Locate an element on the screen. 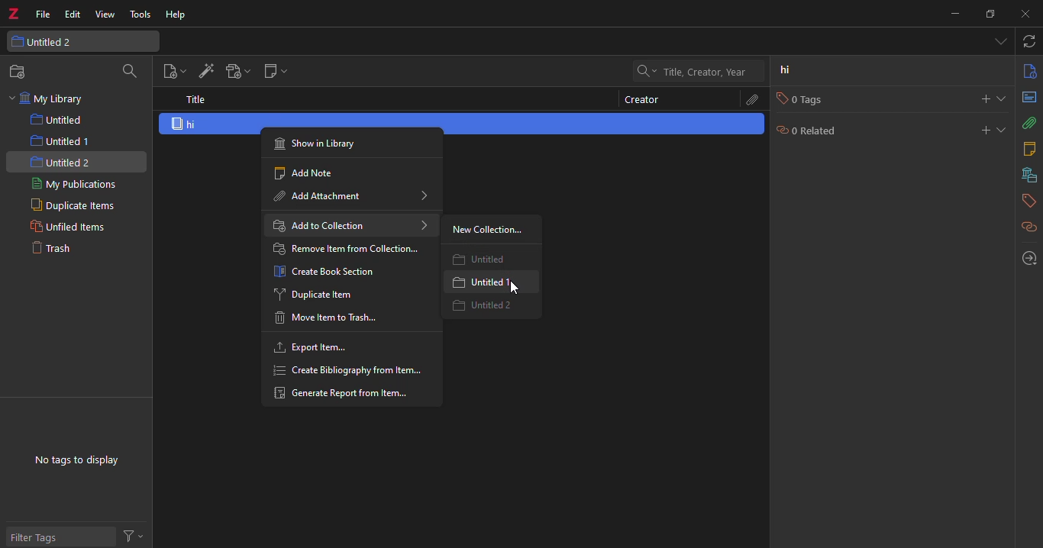  file is located at coordinates (42, 15).